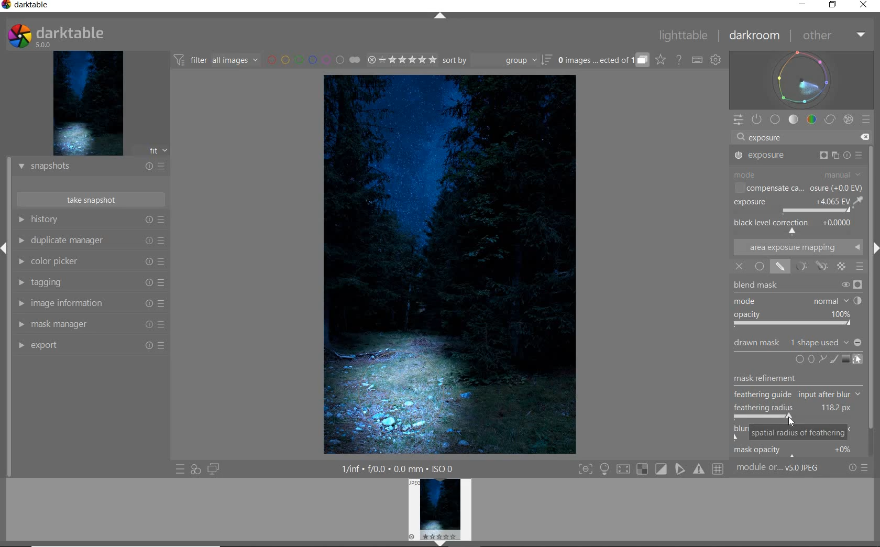 The height and width of the screenshot is (547, 880). Describe the element at coordinates (799, 303) in the screenshot. I see `BLEND MASK` at that location.